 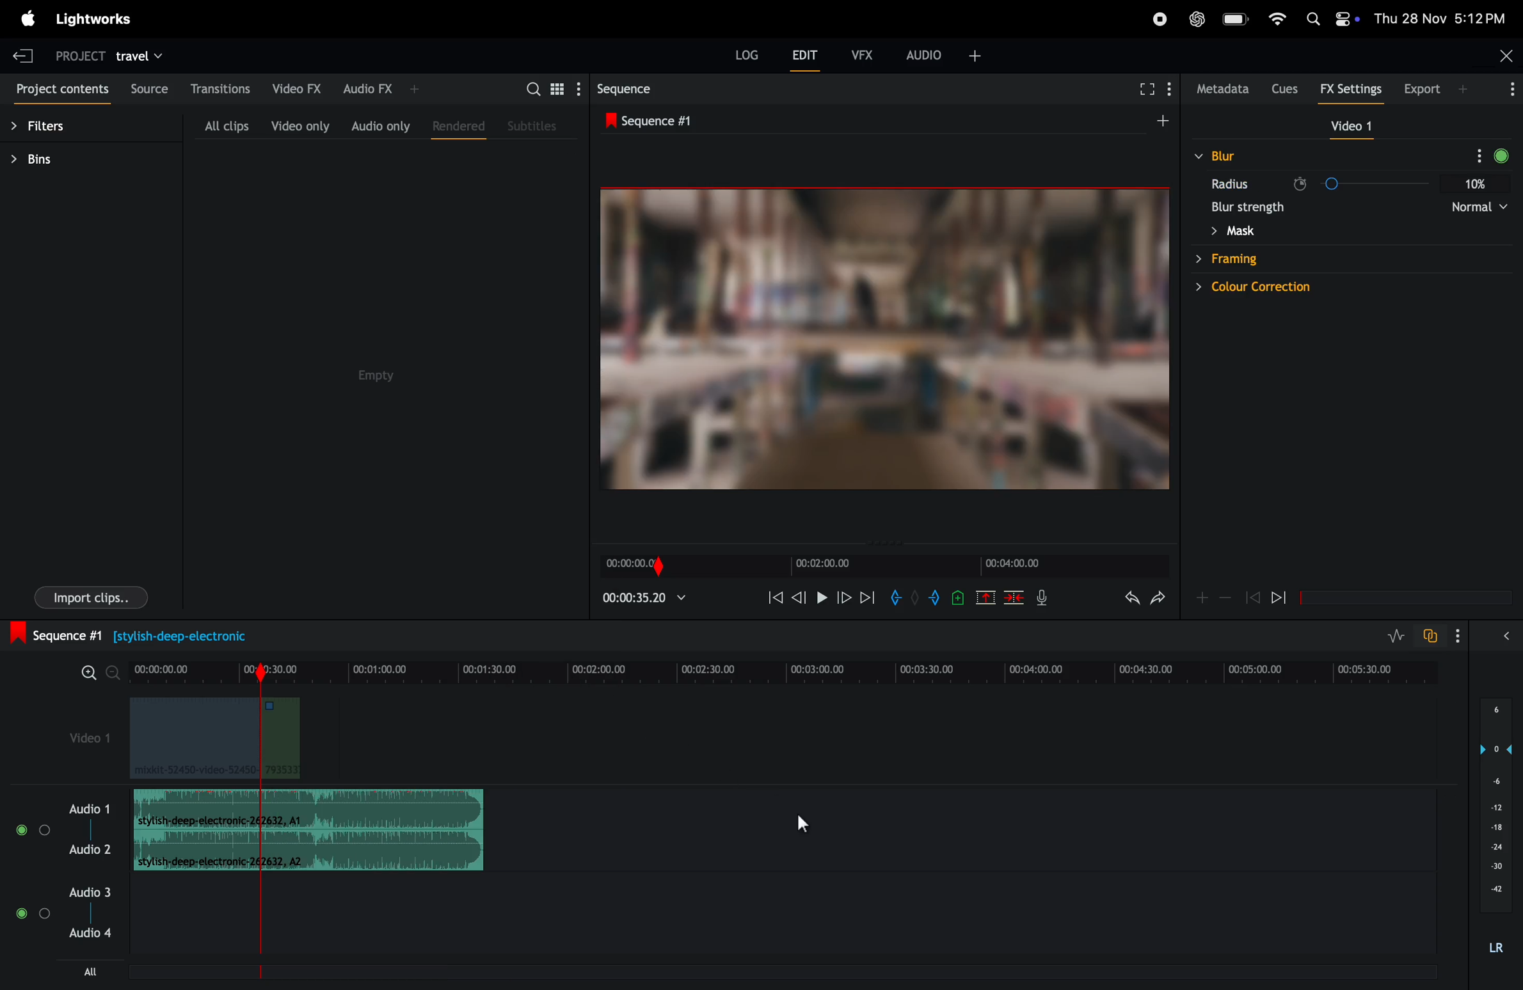 What do you see at coordinates (1237, 18) in the screenshot?
I see `battery` at bounding box center [1237, 18].